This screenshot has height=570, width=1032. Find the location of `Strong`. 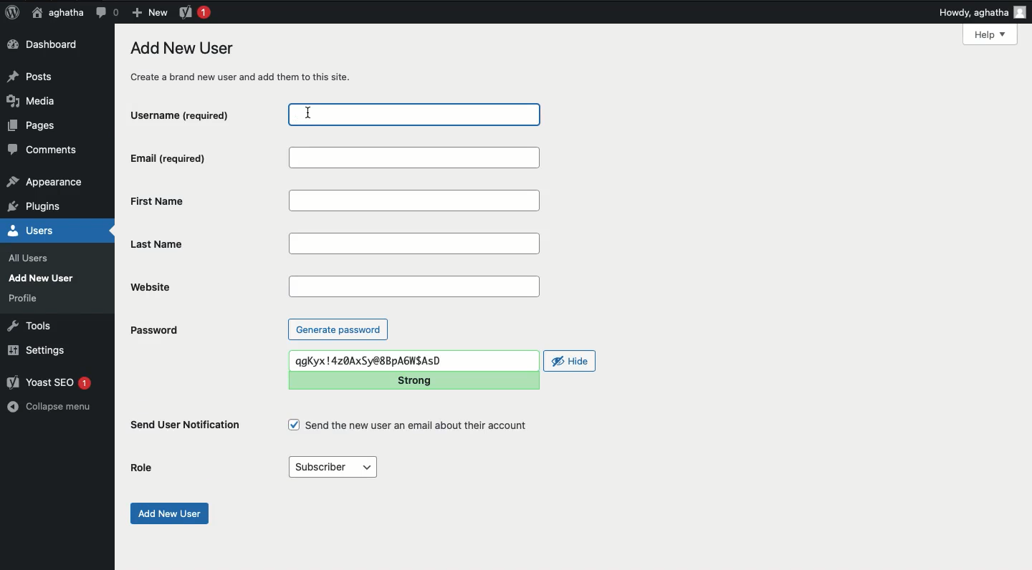

Strong is located at coordinates (412, 382).